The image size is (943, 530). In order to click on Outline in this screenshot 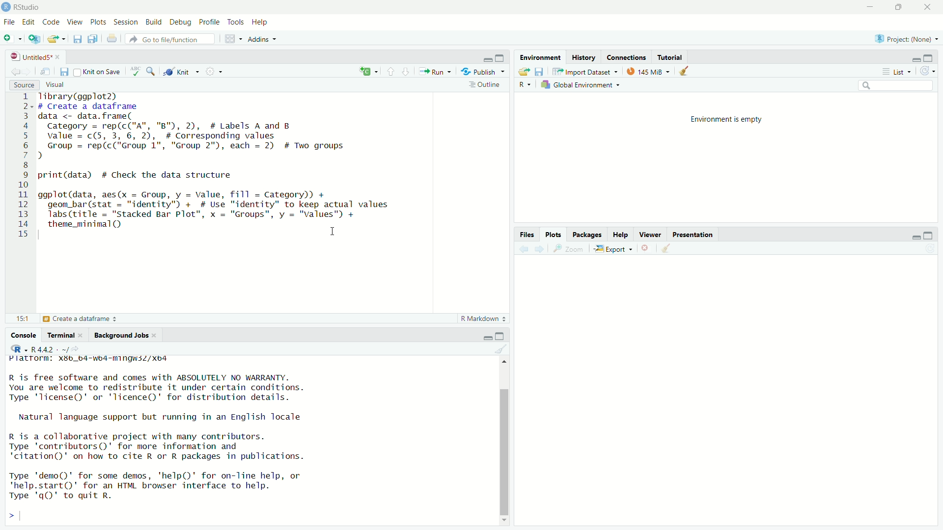, I will do `click(487, 85)`.